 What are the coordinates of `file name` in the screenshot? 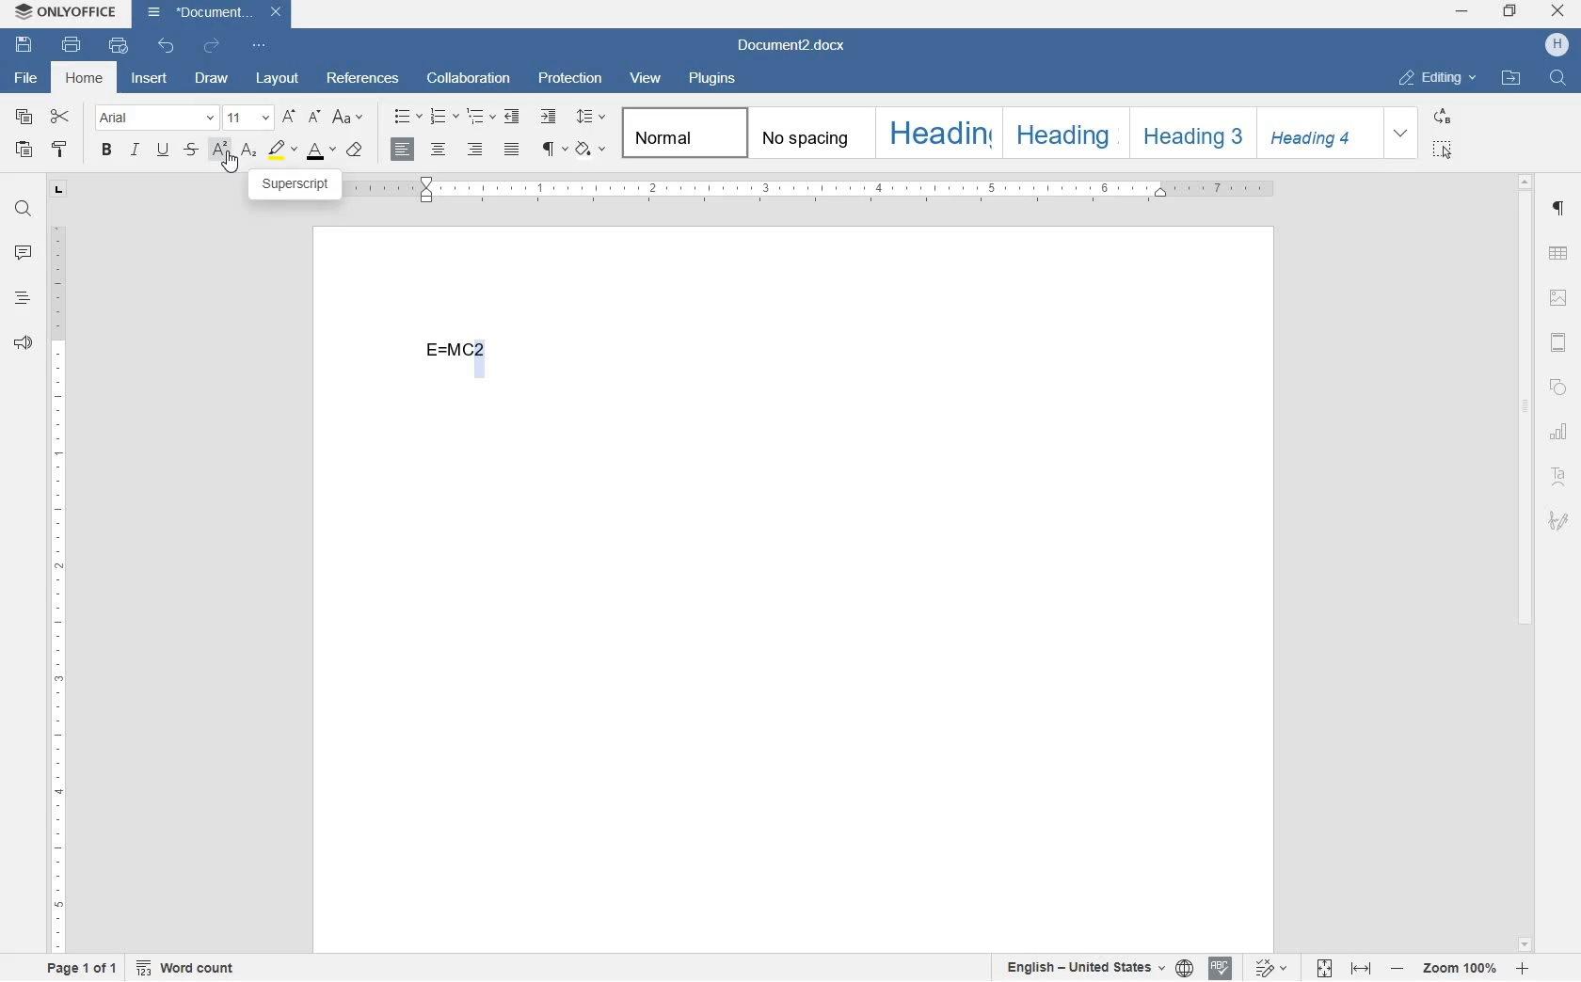 It's located at (216, 16).